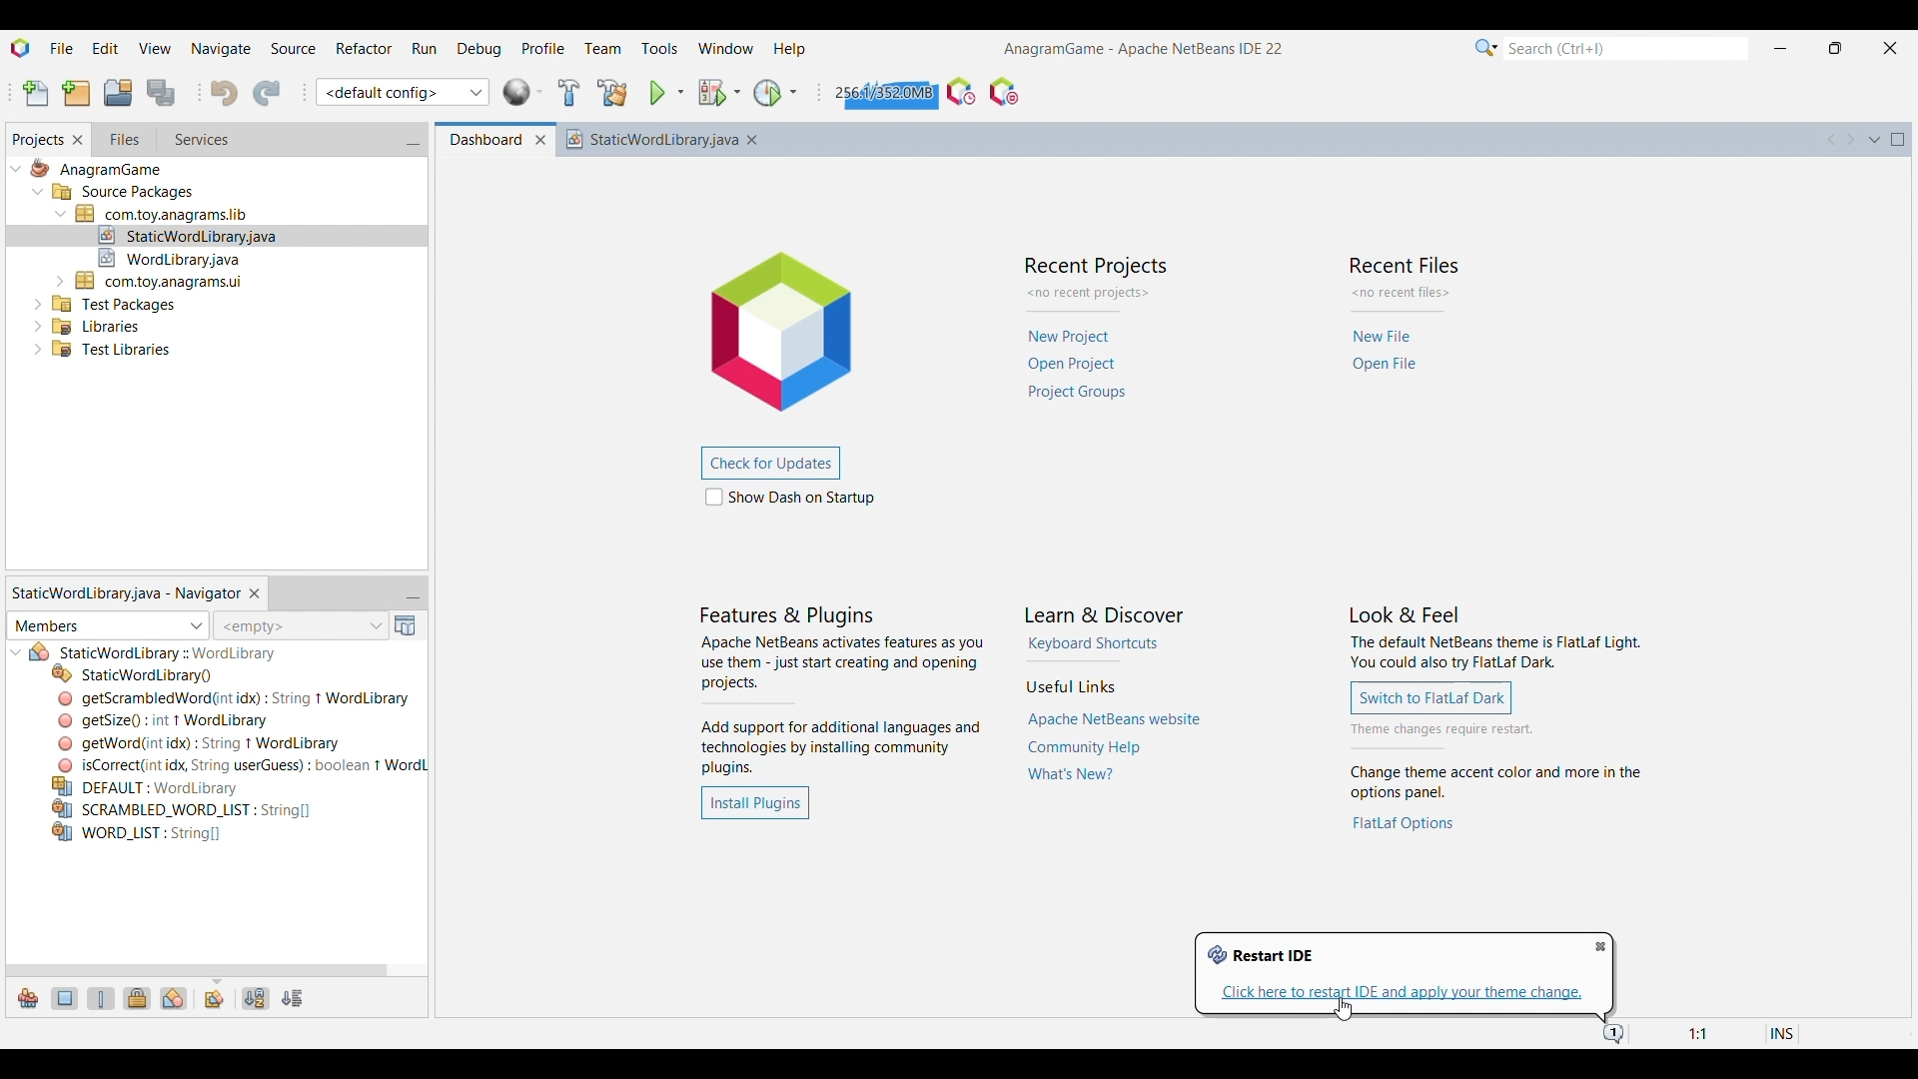 The height and width of the screenshot is (1079, 1918). I want to click on View menu, so click(155, 47).